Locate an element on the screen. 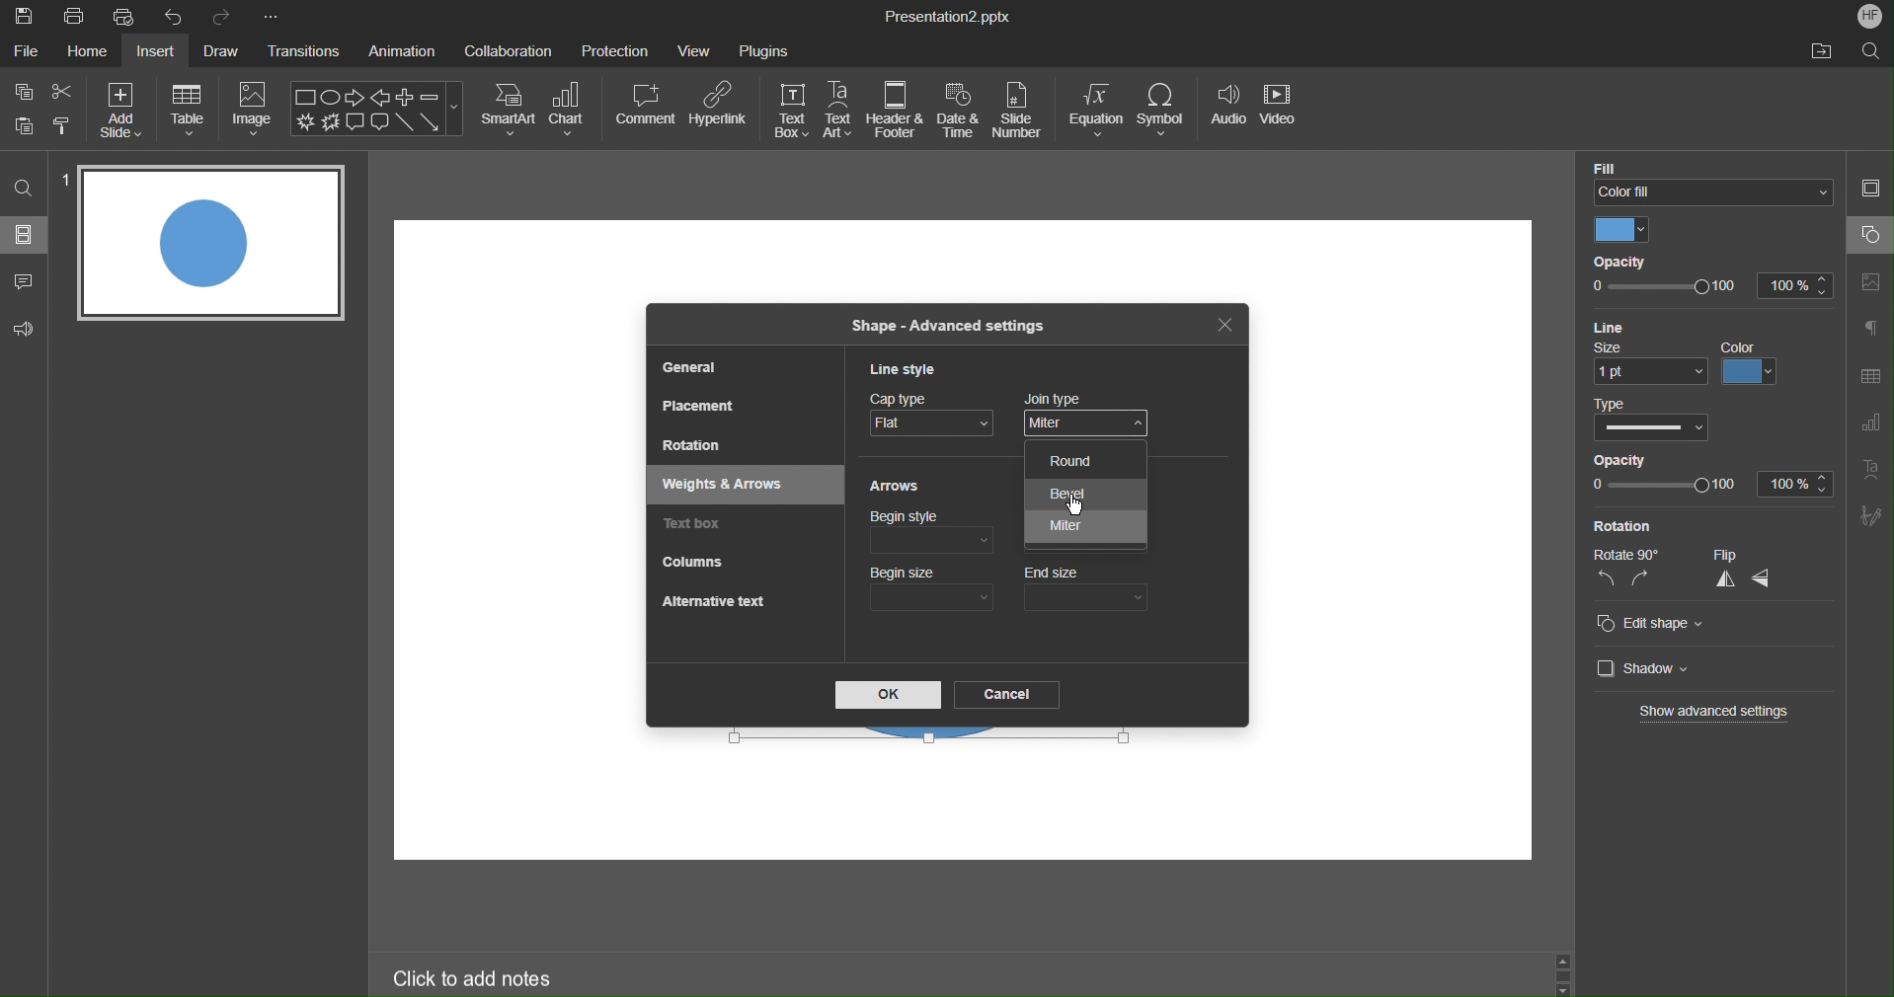 This screenshot has height=997, width=1894. Add Size is located at coordinates (120, 109).